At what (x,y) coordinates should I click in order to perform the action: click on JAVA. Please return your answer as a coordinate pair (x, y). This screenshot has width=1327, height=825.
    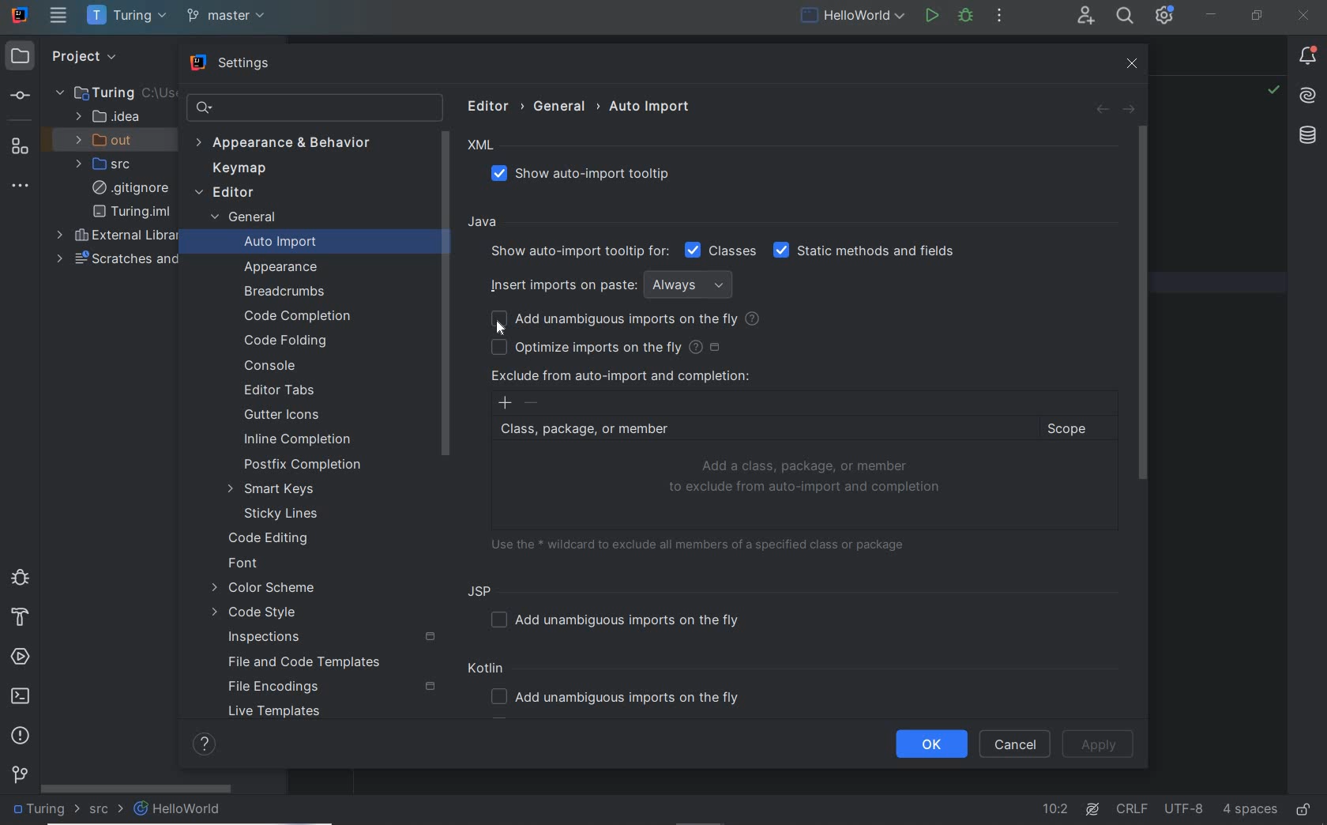
    Looking at the image, I should click on (485, 223).